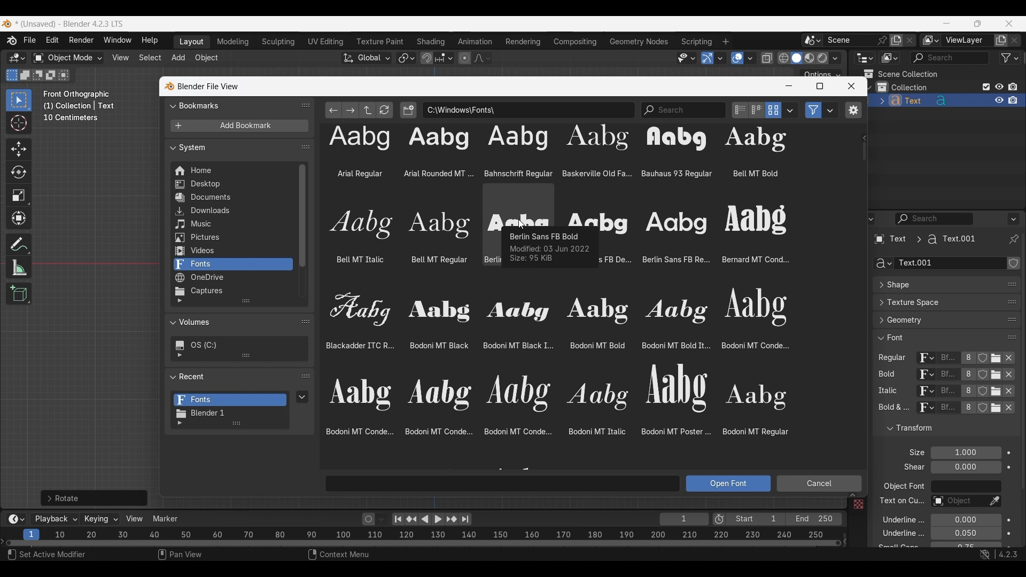 This screenshot has height=577, width=1026. Describe the element at coordinates (949, 392) in the screenshot. I see `` at that location.